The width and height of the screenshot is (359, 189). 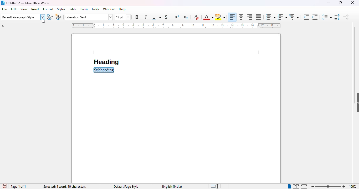 What do you see at coordinates (172, 186) in the screenshot?
I see `text language` at bounding box center [172, 186].